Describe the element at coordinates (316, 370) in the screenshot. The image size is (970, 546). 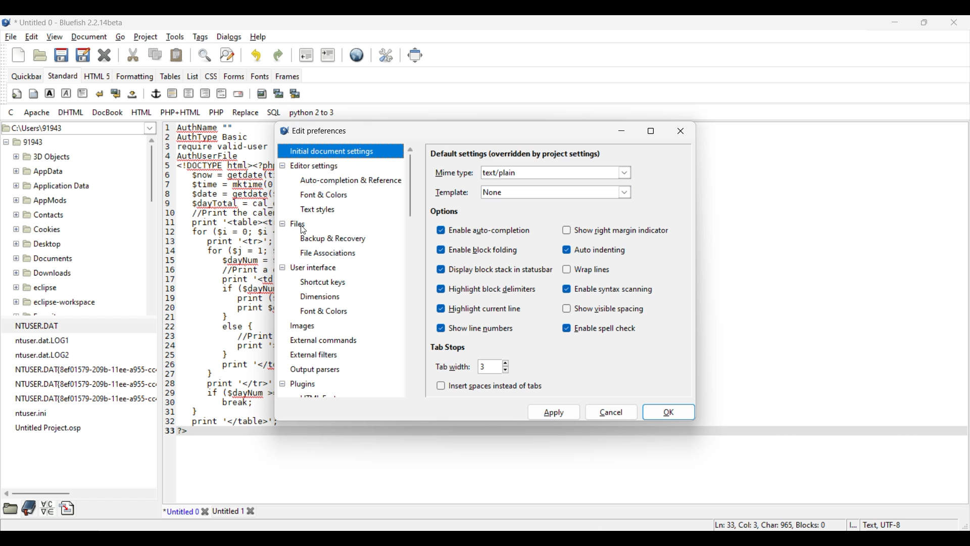
I see `Output parsers` at that location.